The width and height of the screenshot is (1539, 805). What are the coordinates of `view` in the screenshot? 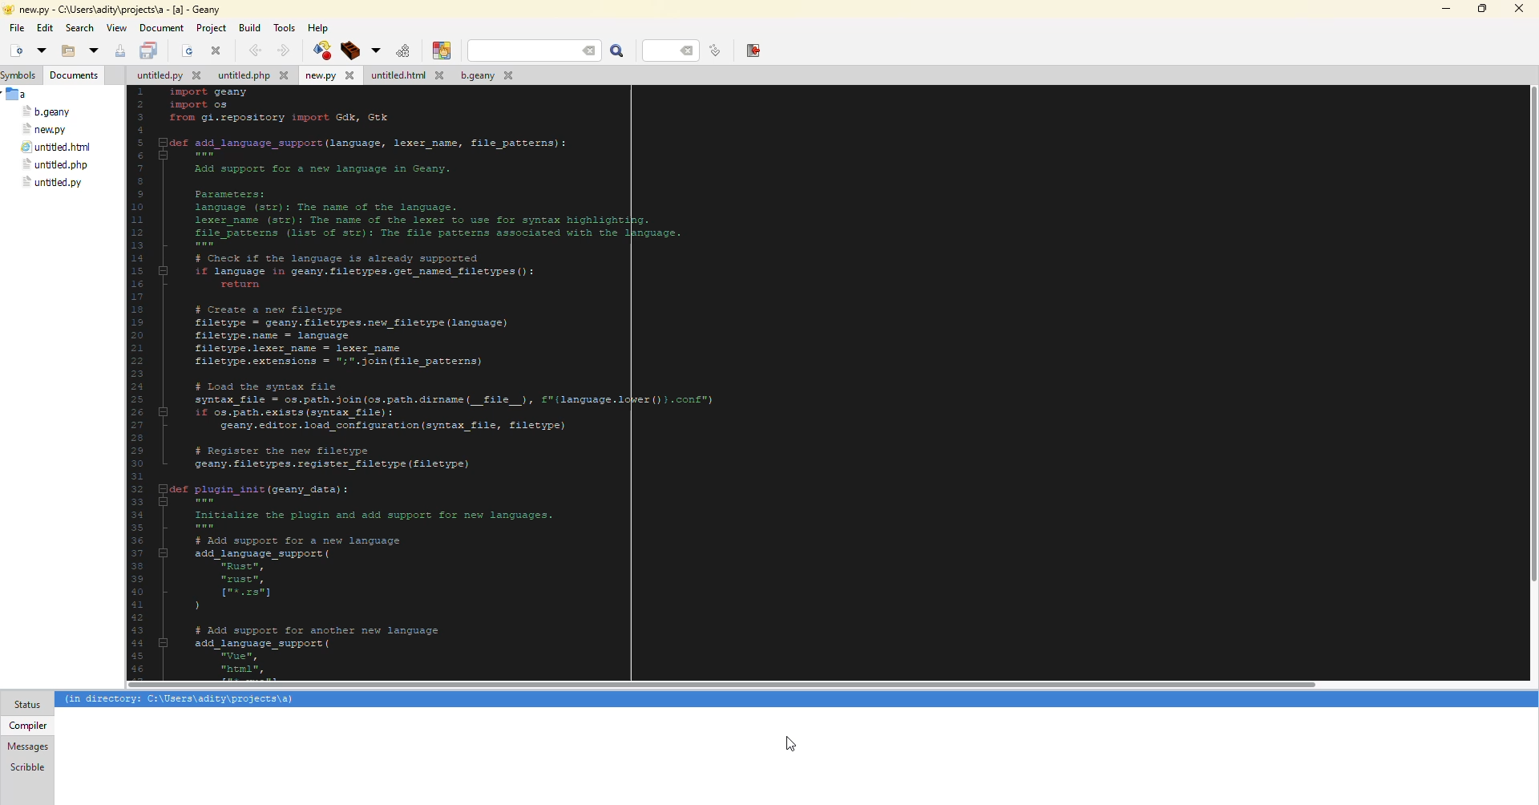 It's located at (116, 29).